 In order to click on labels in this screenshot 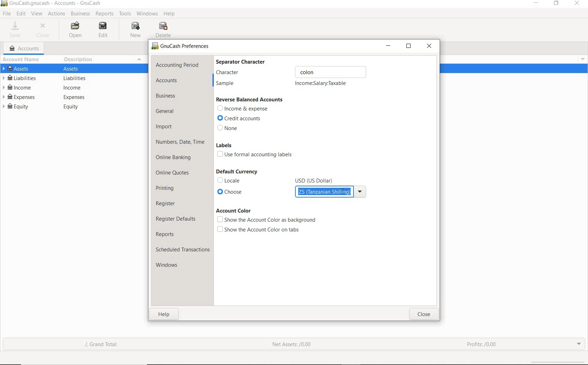, I will do `click(224, 145)`.